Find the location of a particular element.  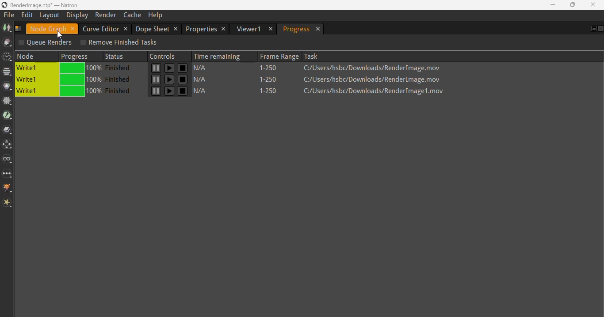

controls is located at coordinates (165, 55).